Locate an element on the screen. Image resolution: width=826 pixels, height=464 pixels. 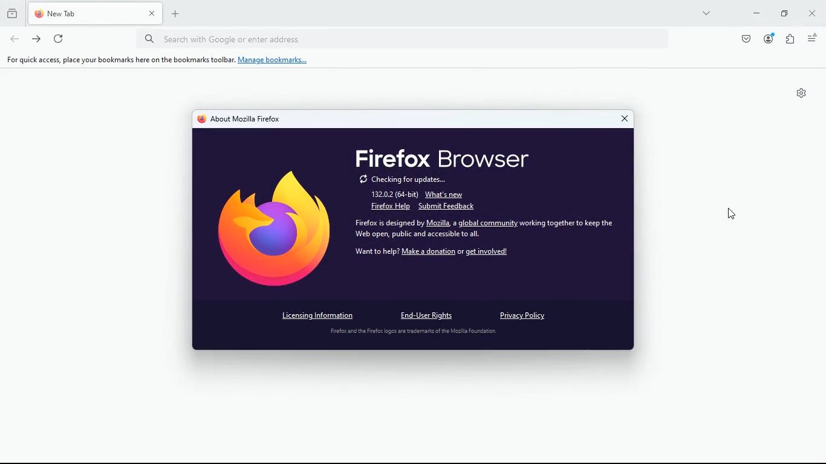
firefox Logo is located at coordinates (272, 227).